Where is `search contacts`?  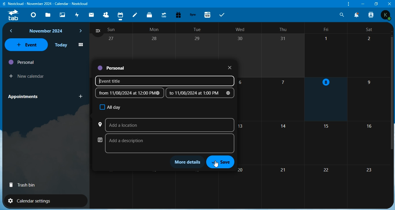
search contacts is located at coordinates (372, 16).